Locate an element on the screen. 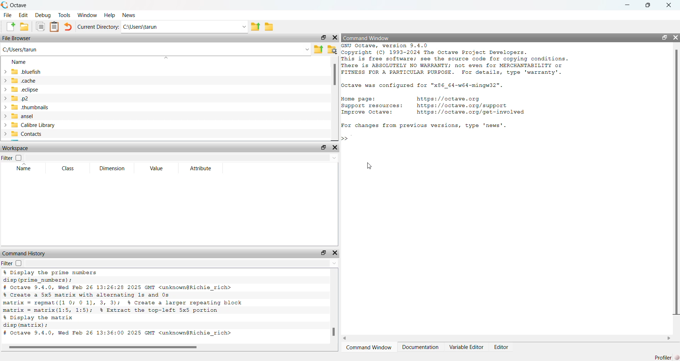 This screenshot has width=680, height=361. .thumbnails is located at coordinates (33, 107).